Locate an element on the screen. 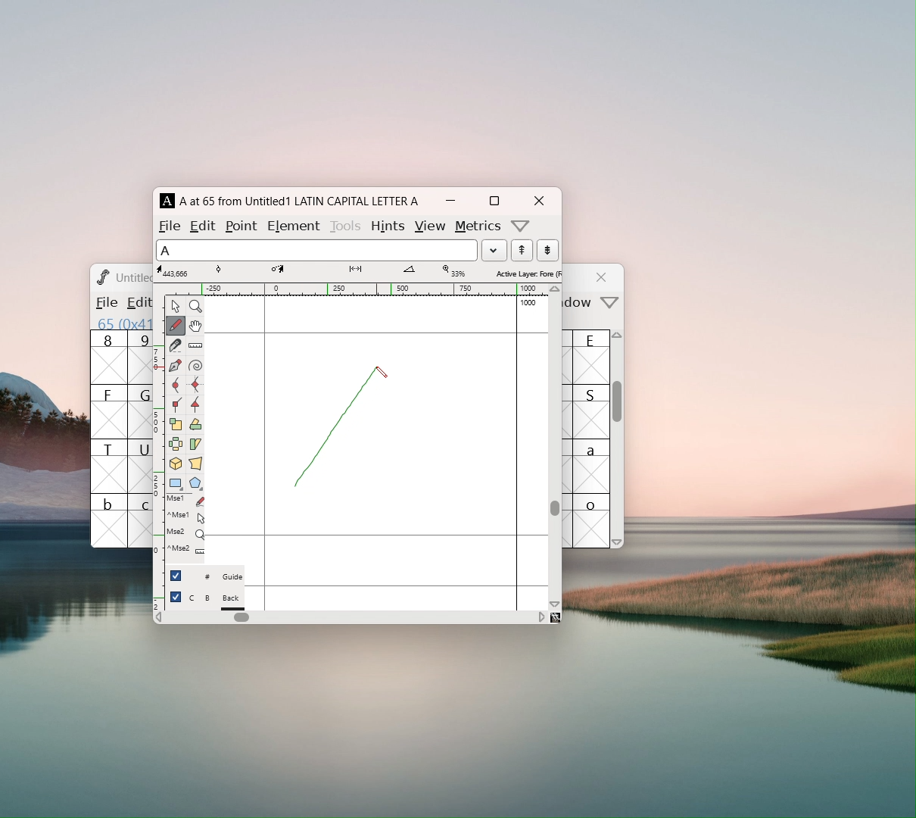  metrics is located at coordinates (478, 226).